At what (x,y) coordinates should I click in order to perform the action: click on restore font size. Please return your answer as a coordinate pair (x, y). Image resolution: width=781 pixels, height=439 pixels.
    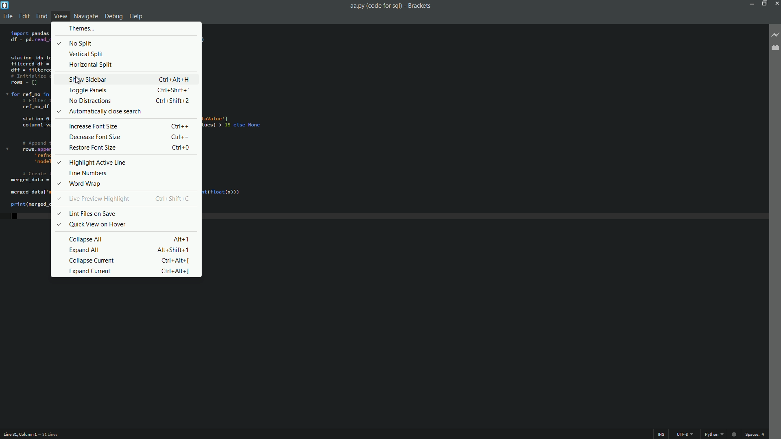
    Looking at the image, I should click on (131, 148).